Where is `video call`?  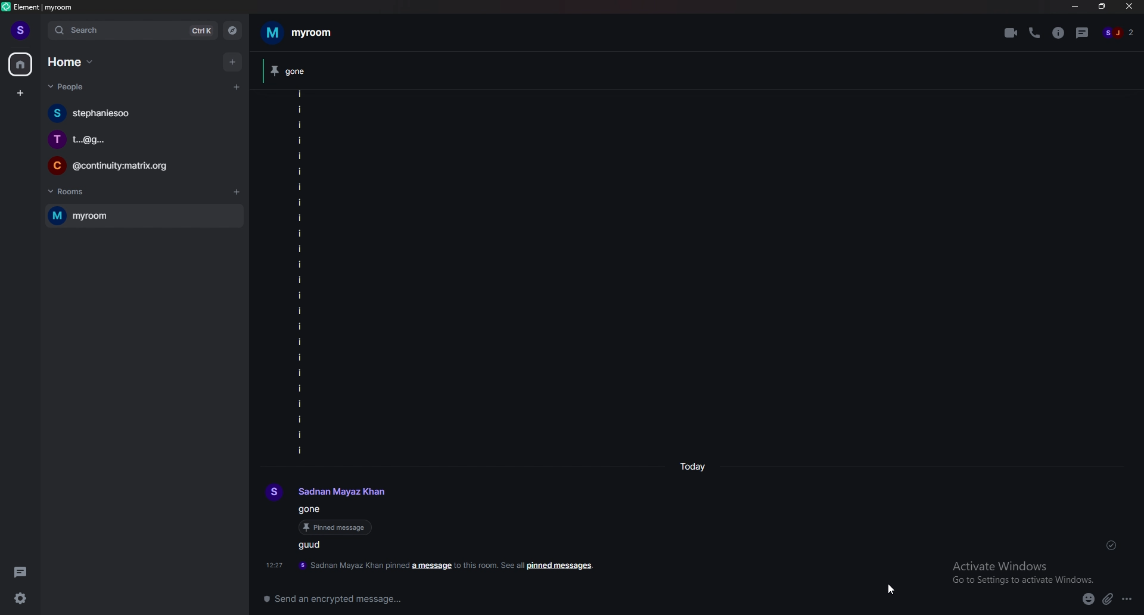 video call is located at coordinates (1011, 33).